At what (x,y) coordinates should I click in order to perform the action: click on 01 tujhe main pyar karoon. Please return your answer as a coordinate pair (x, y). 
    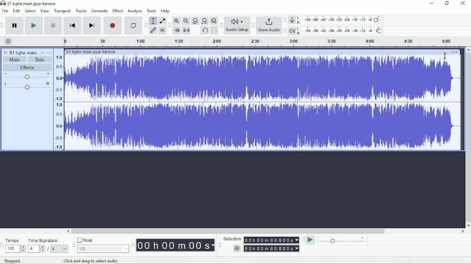
    Looking at the image, I should click on (94, 52).